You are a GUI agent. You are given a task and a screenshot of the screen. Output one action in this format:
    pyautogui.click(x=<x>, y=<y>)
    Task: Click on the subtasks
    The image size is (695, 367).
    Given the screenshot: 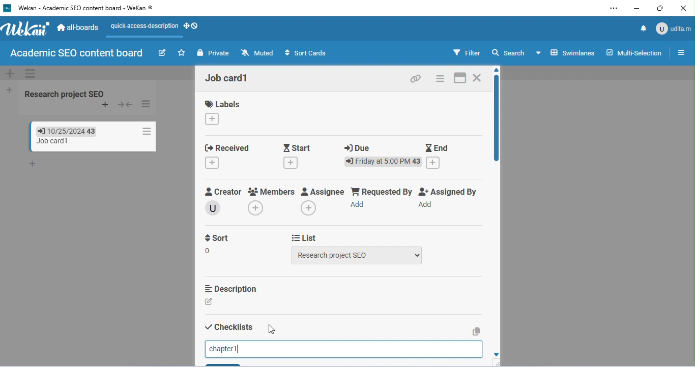 What is the action you would take?
    pyautogui.click(x=227, y=363)
    